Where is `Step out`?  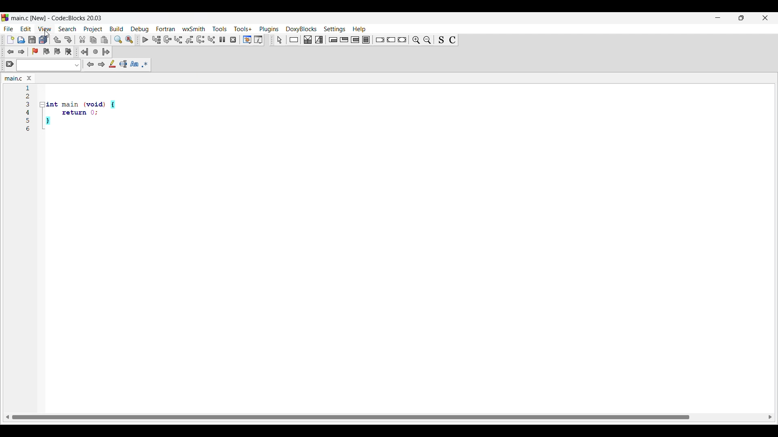 Step out is located at coordinates (189, 40).